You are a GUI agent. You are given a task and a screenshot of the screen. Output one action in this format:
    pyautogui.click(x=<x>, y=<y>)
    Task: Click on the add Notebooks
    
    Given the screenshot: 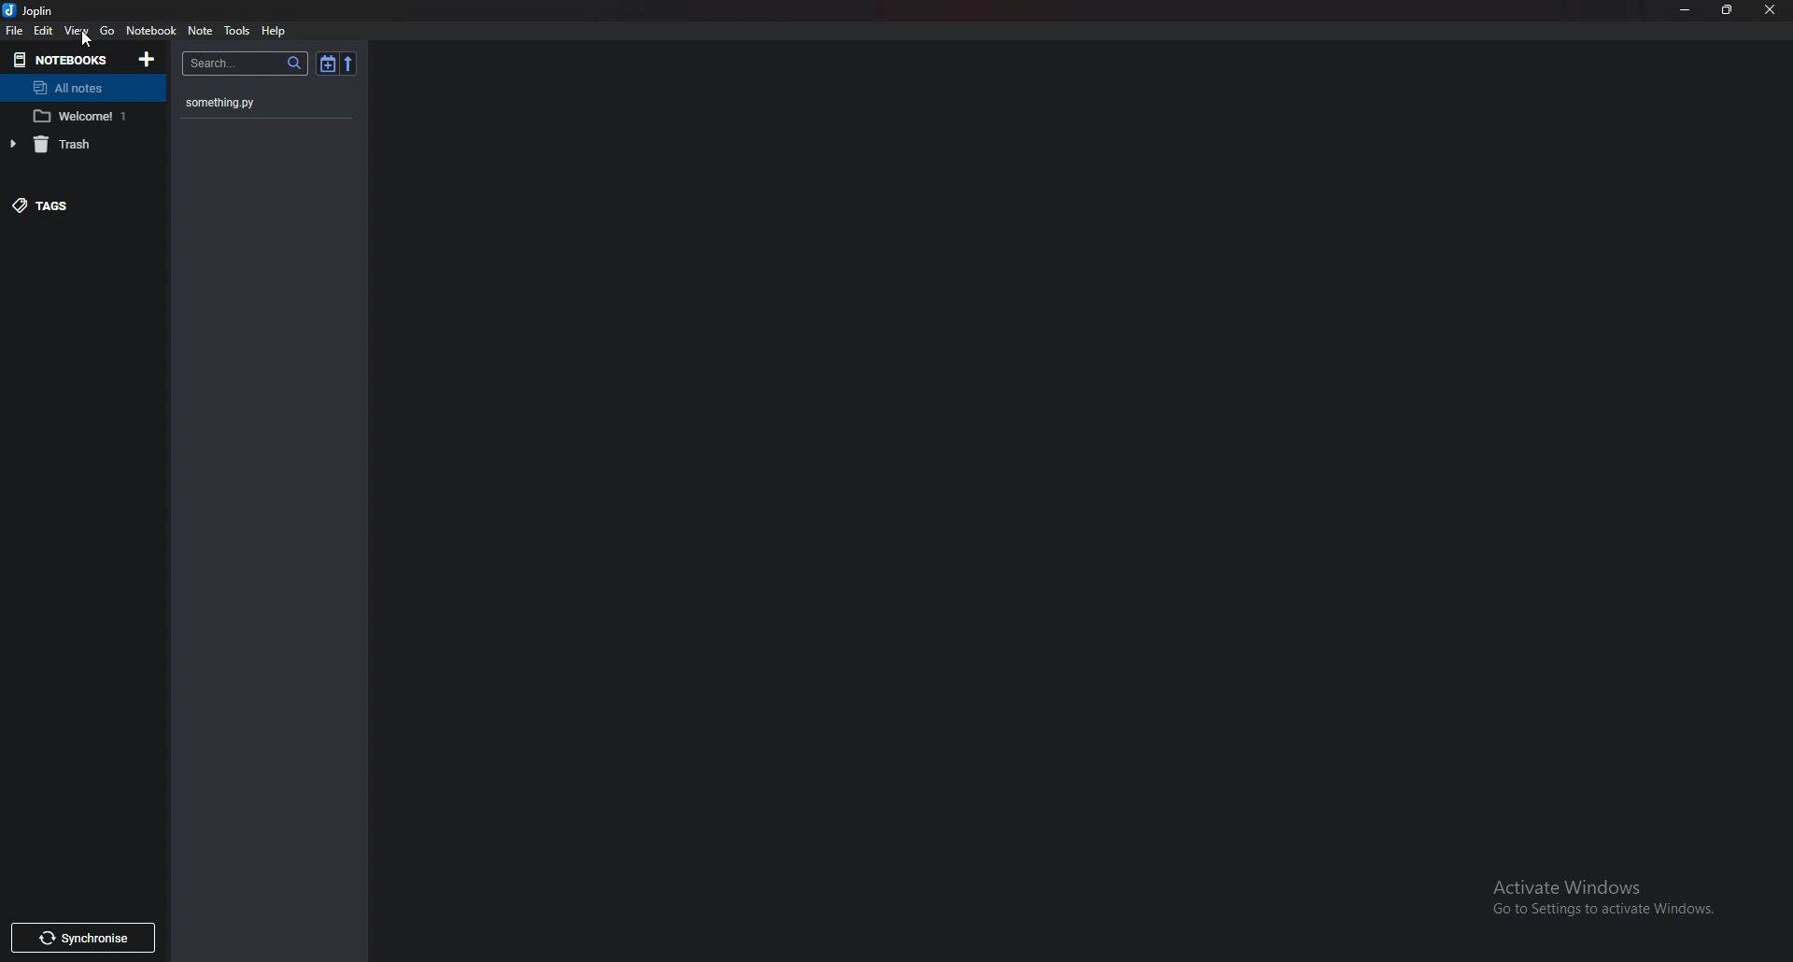 What is the action you would take?
    pyautogui.click(x=147, y=60)
    